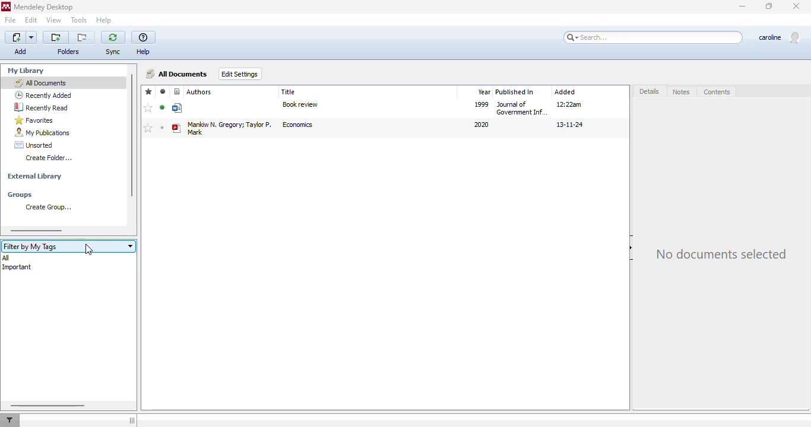  Describe the element at coordinates (796, 5) in the screenshot. I see `close` at that location.